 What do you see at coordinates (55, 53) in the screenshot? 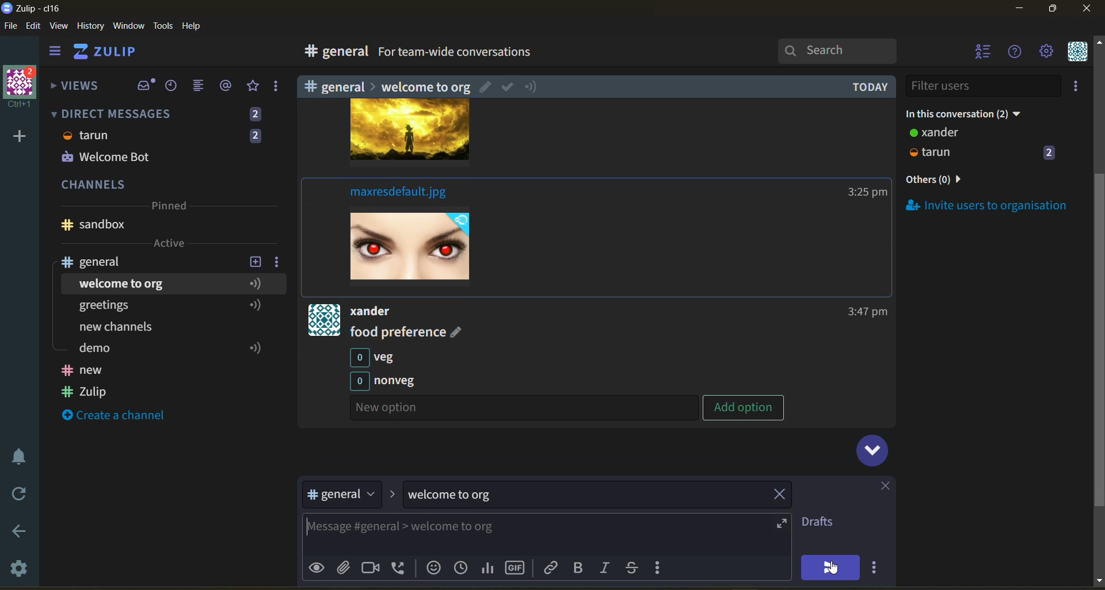
I see `hide side bar` at bounding box center [55, 53].